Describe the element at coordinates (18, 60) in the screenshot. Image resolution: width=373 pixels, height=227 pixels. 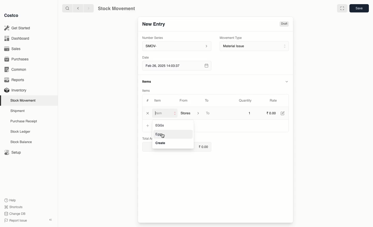
I see `Purchases` at that location.